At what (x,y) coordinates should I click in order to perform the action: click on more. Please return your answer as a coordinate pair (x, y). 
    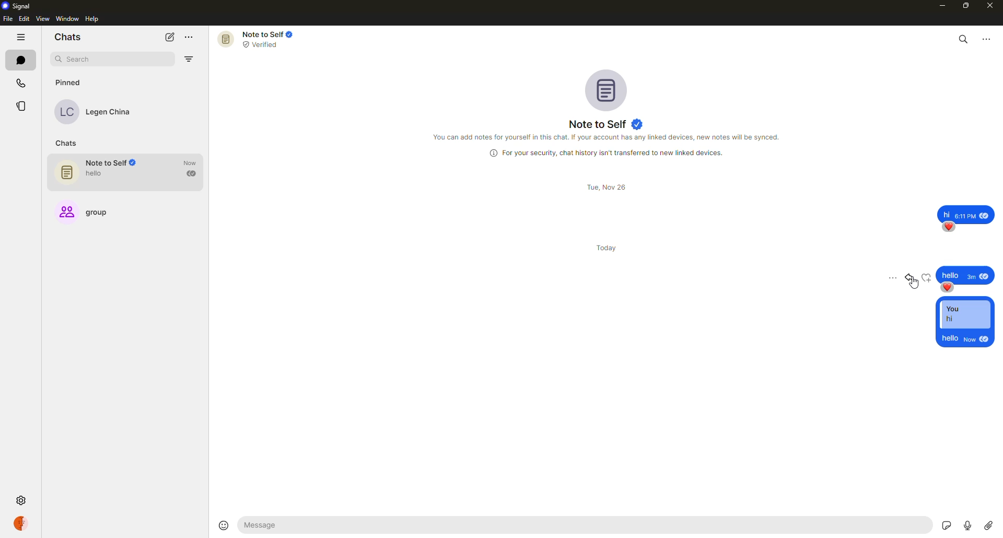
    Looking at the image, I should click on (895, 280).